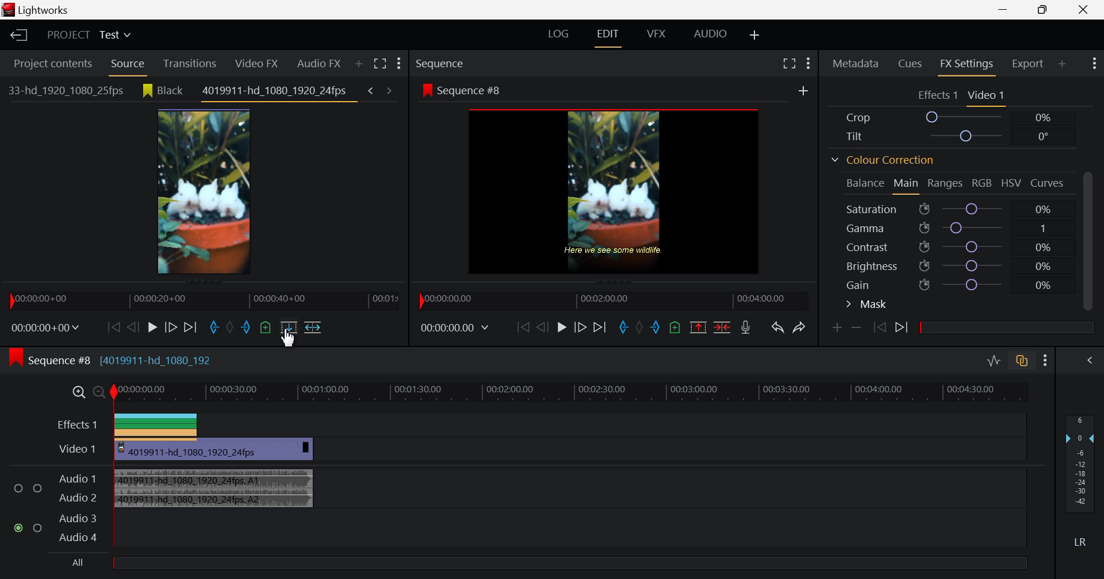  I want to click on Mask, so click(868, 304).